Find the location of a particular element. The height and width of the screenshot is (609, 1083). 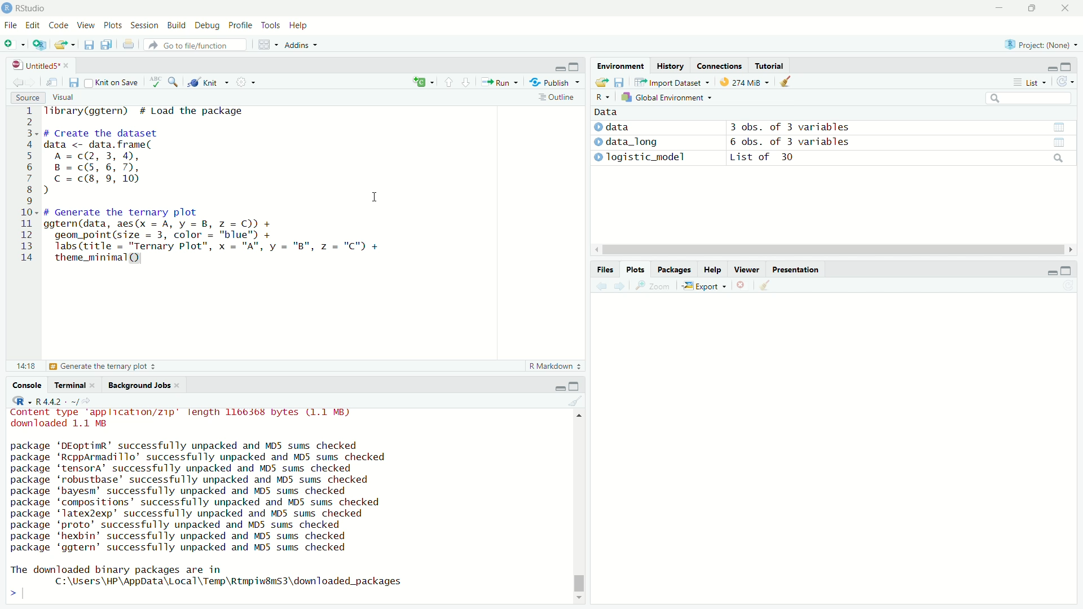

| Export is located at coordinates (702, 286).